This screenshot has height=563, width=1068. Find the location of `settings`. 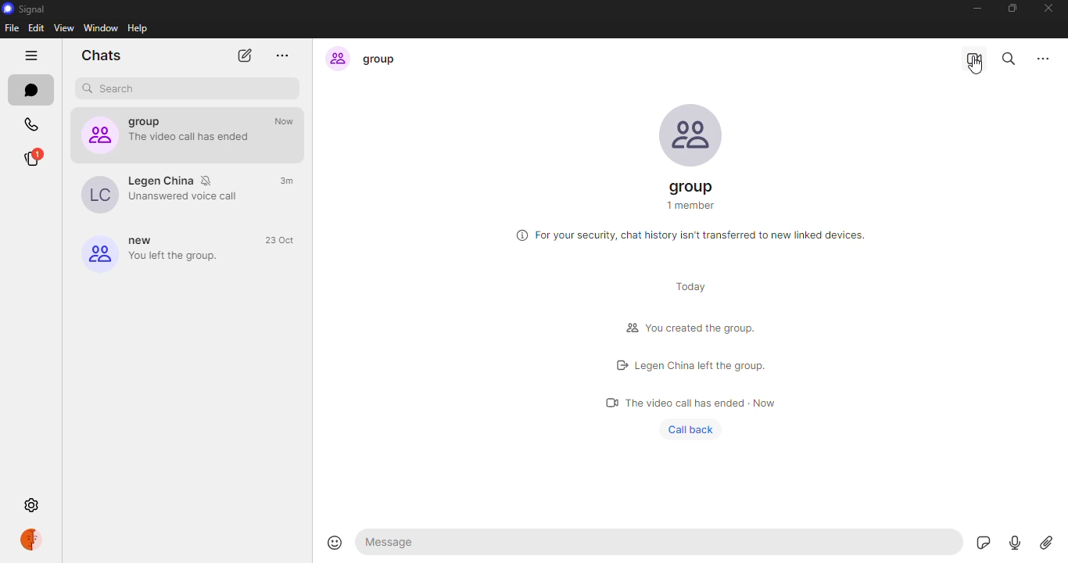

settings is located at coordinates (30, 506).